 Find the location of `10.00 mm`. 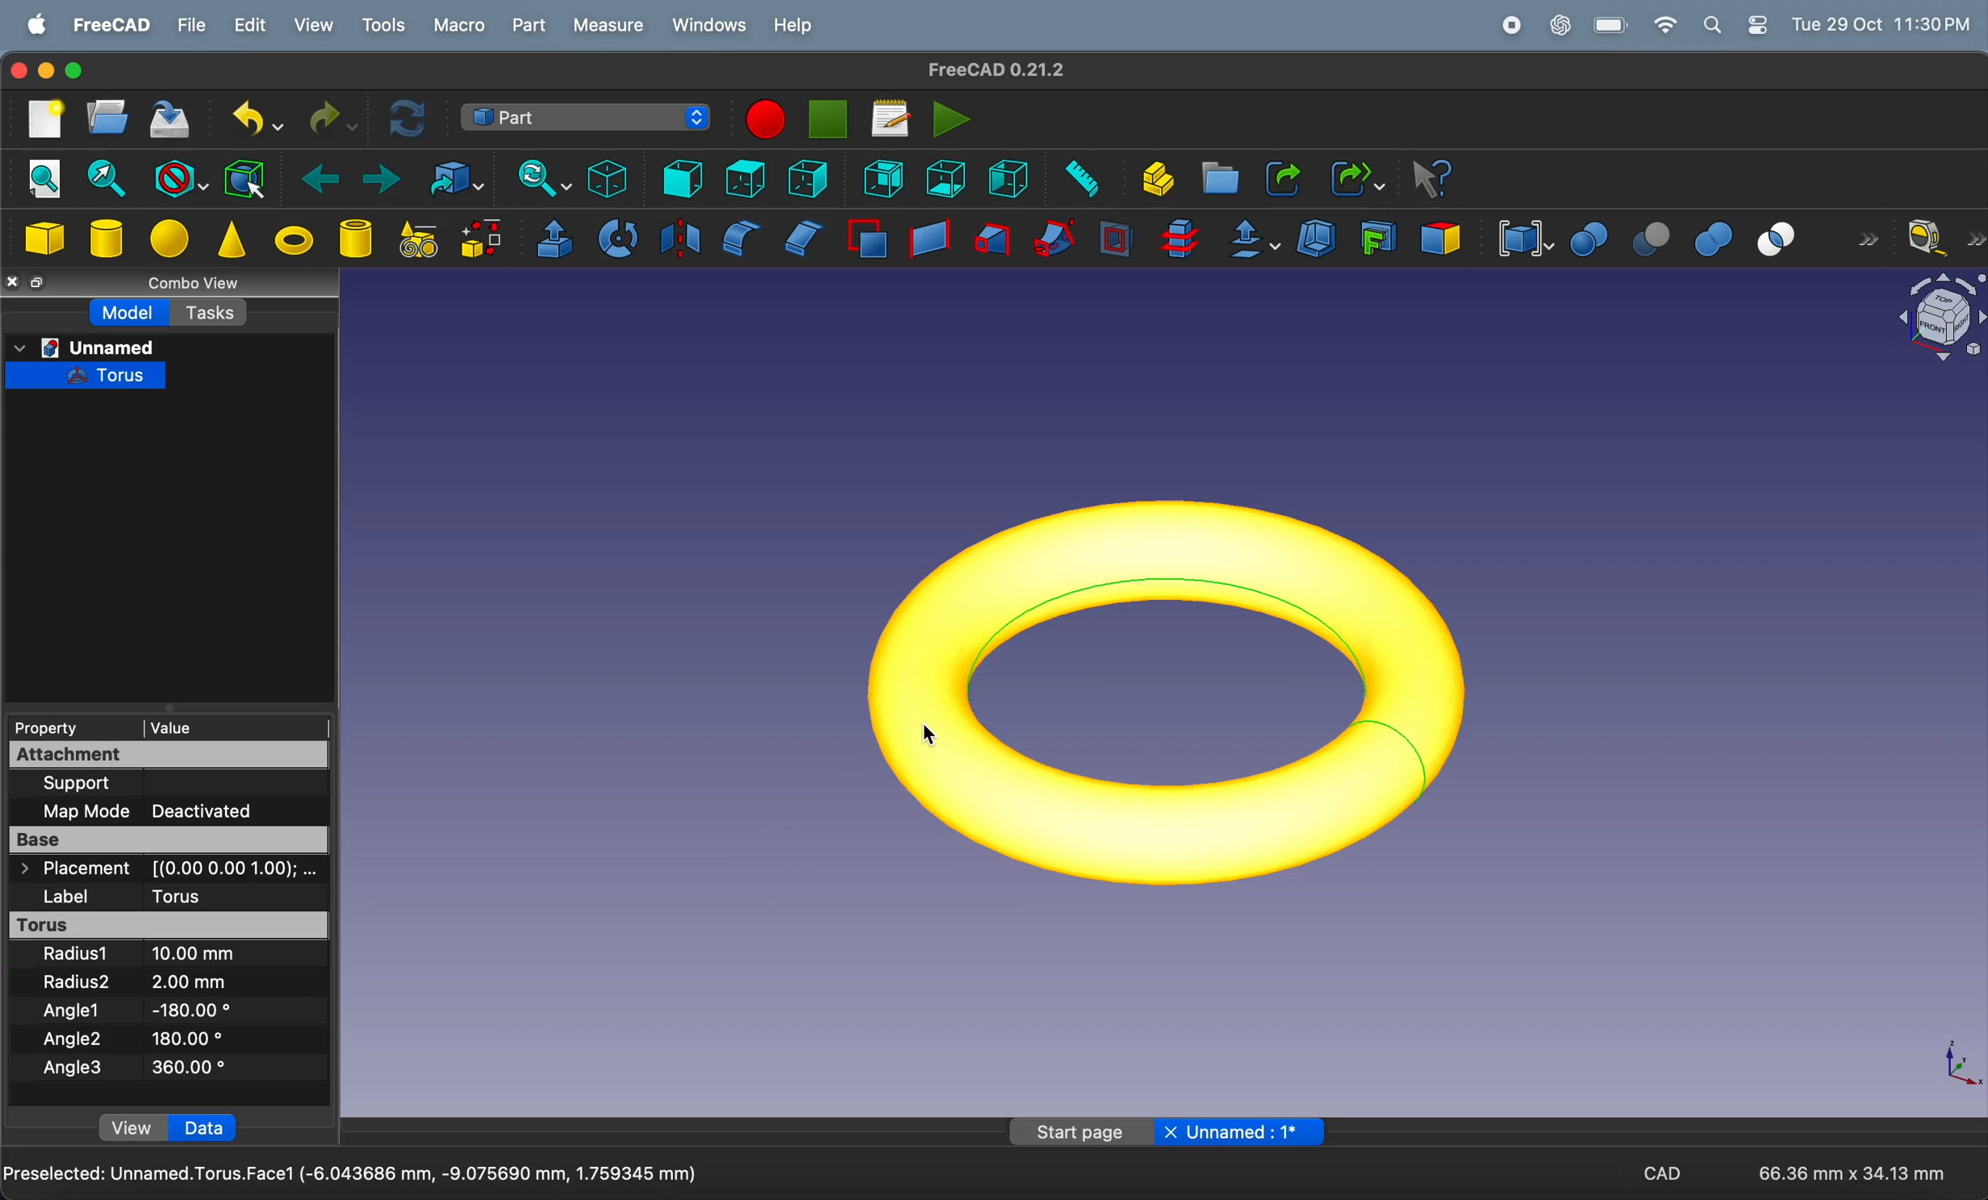

10.00 mm is located at coordinates (190, 953).